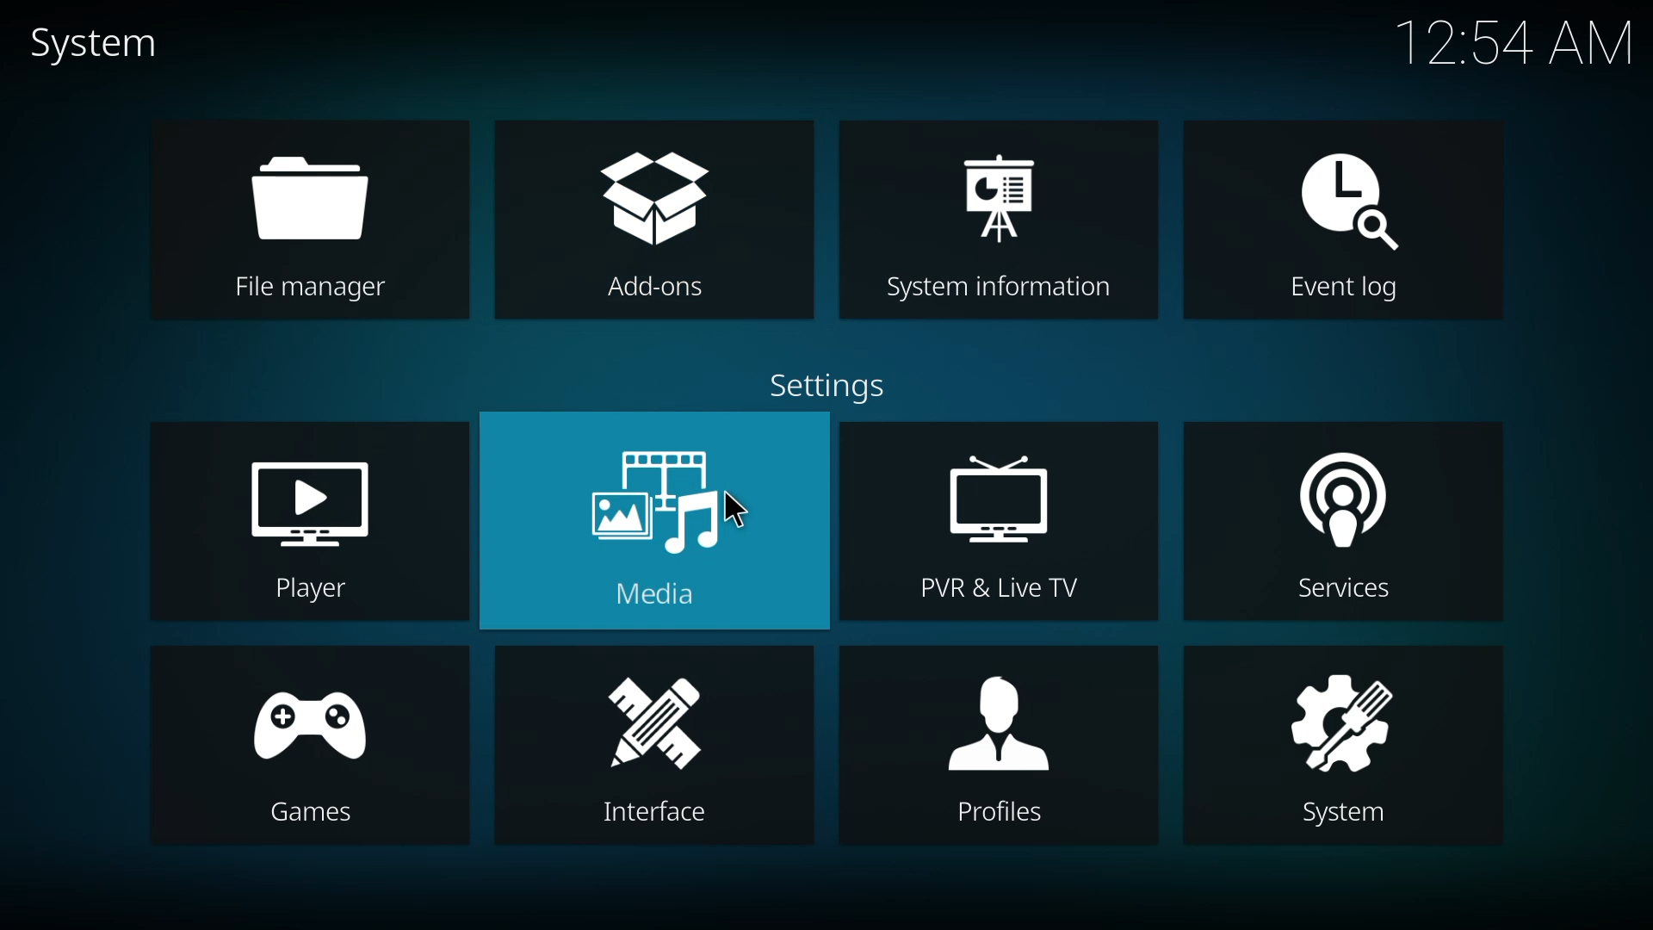 This screenshot has height=930, width=1653. I want to click on event log, so click(1346, 219).